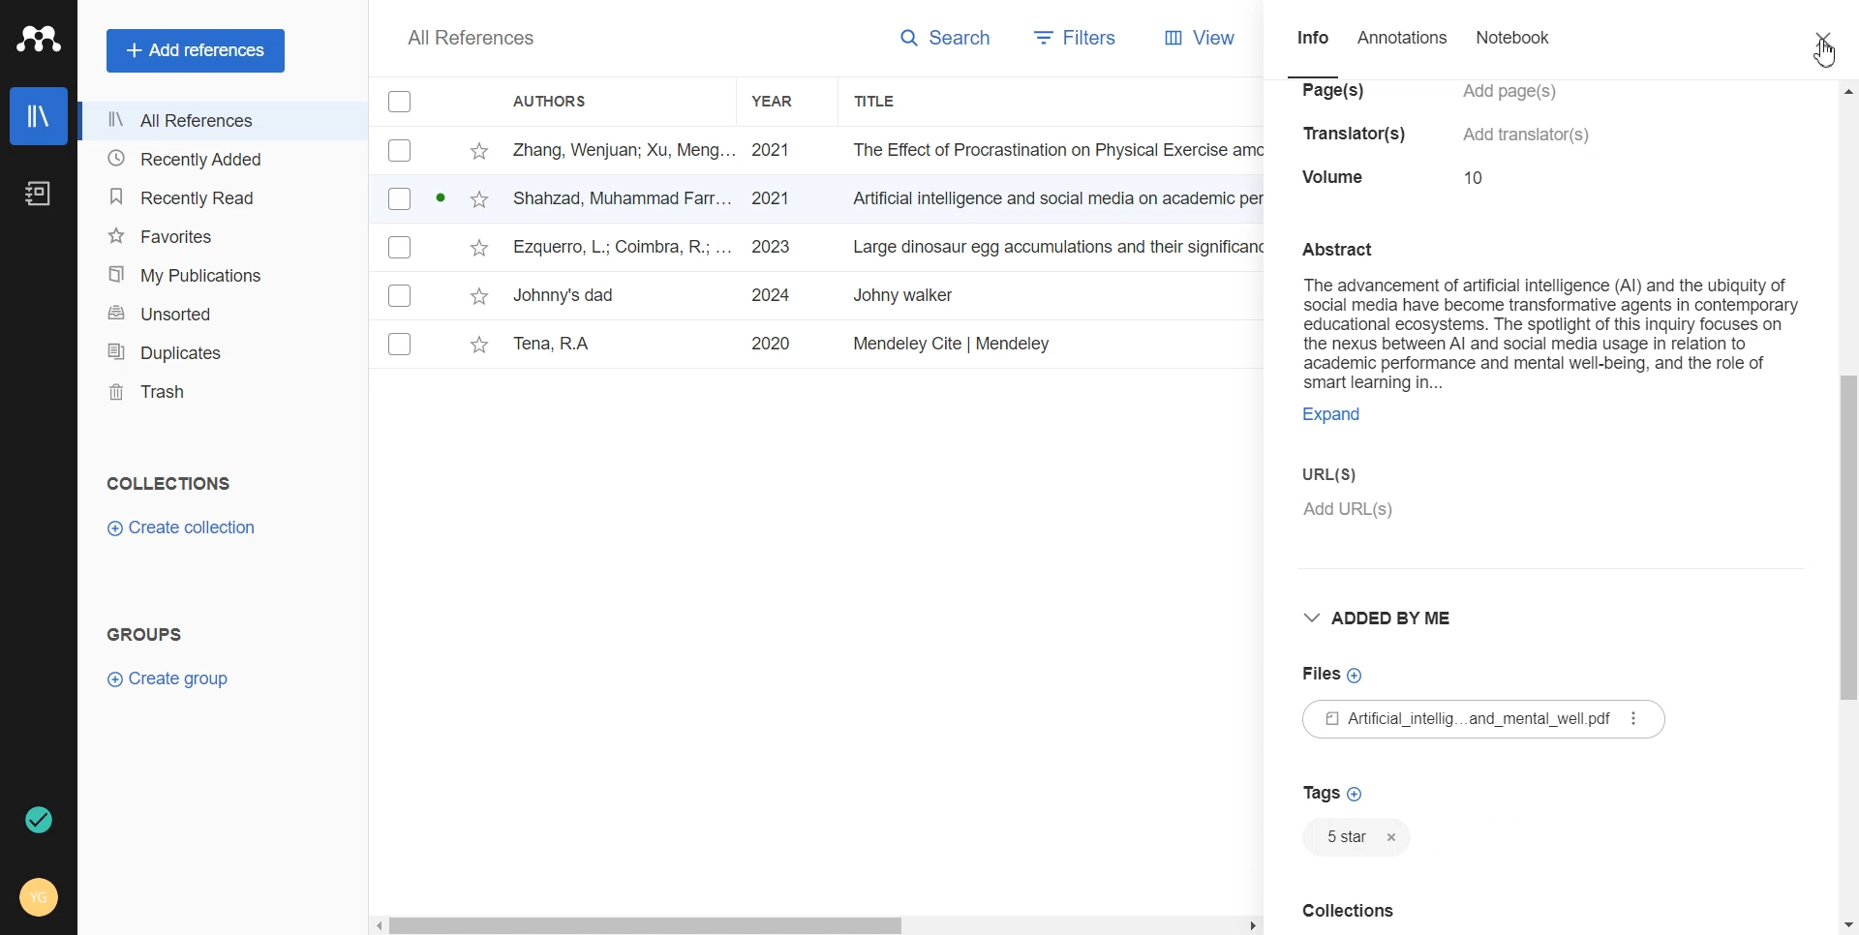 Image resolution: width=1859 pixels, height=935 pixels. What do you see at coordinates (196, 49) in the screenshot?
I see `Add references` at bounding box center [196, 49].